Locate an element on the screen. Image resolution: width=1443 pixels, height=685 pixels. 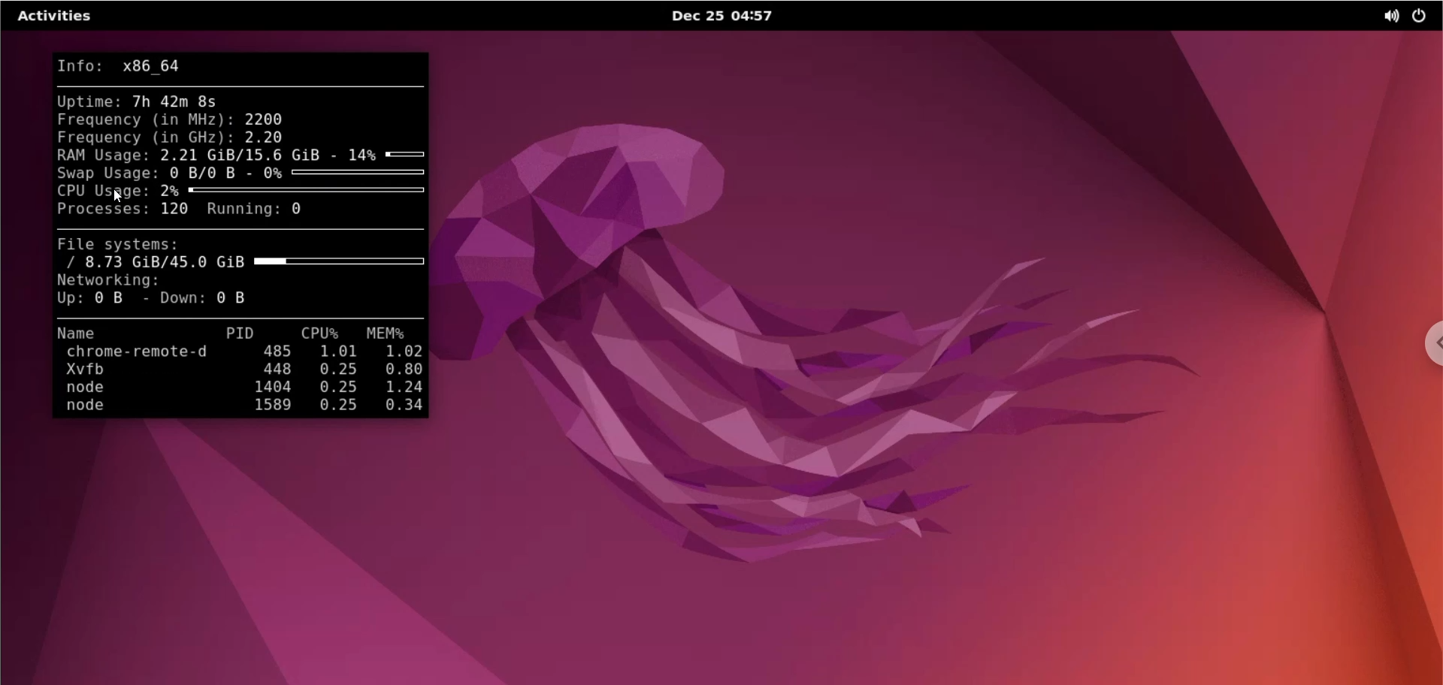
120 is located at coordinates (174, 211).